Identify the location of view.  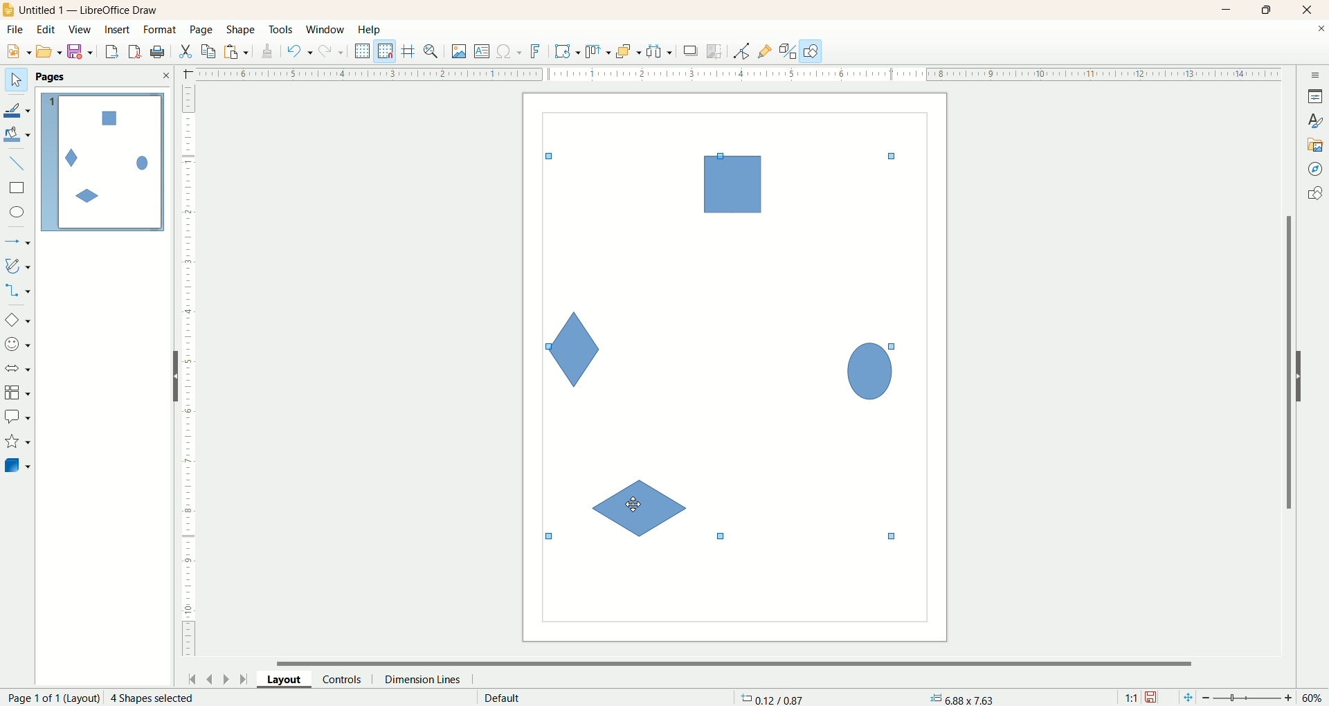
(81, 30).